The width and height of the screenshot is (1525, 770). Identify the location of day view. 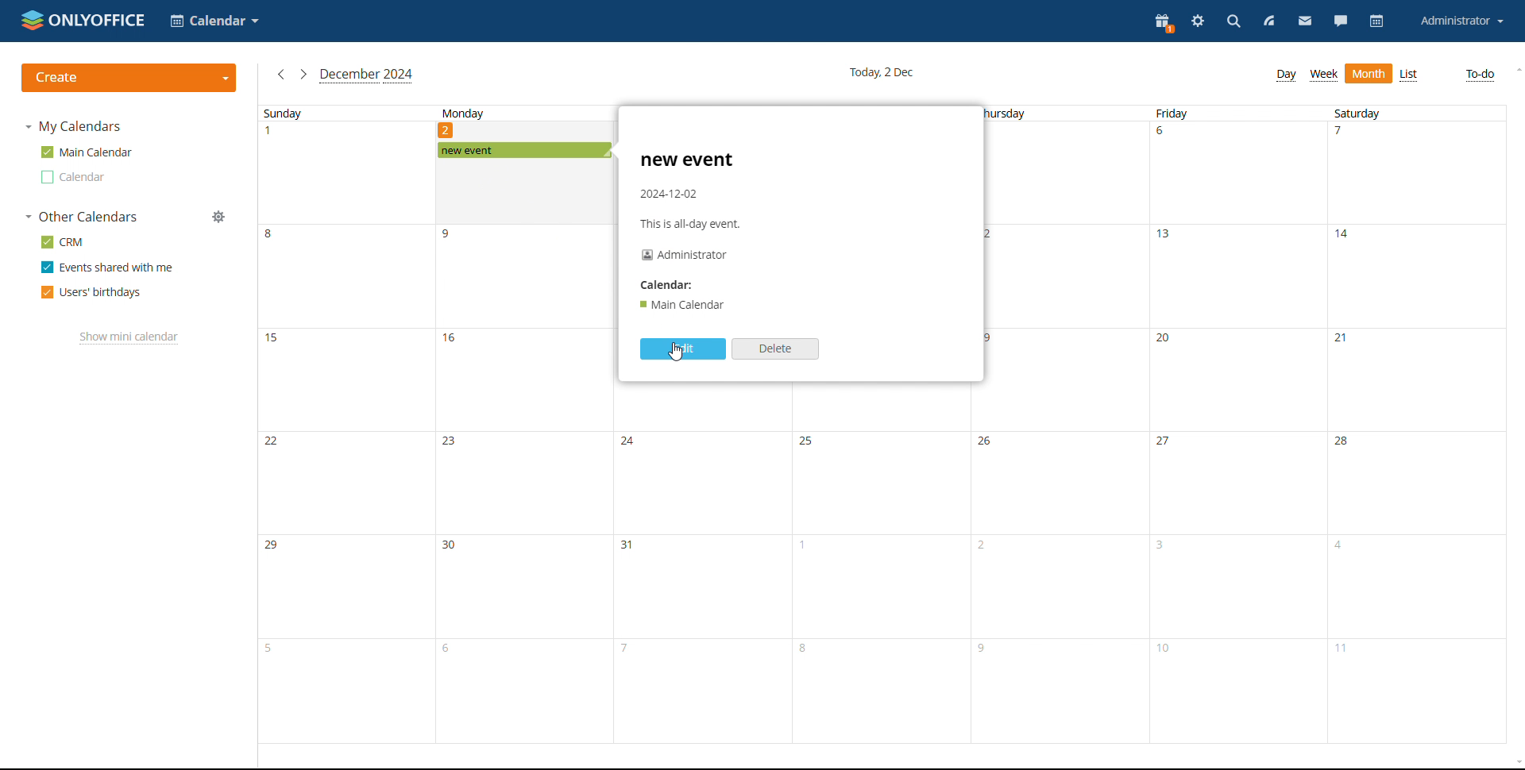
(1287, 75).